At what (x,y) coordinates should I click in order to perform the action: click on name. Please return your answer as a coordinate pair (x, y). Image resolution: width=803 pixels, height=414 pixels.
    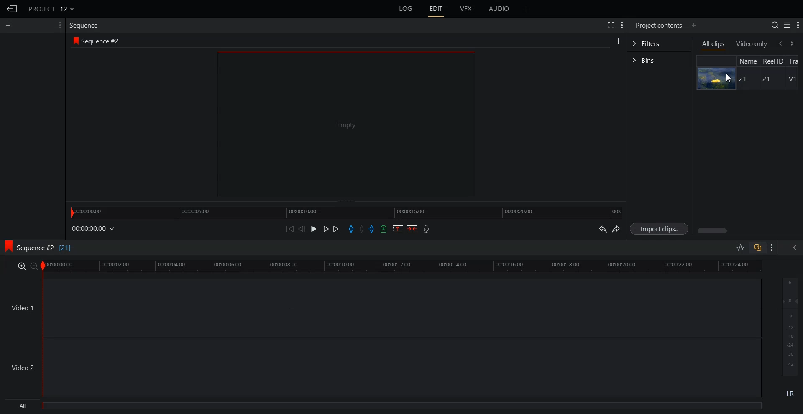
    Looking at the image, I should click on (747, 61).